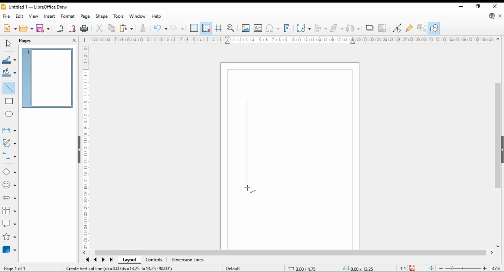 This screenshot has width=504, height=272. I want to click on insert line, so click(10, 89).